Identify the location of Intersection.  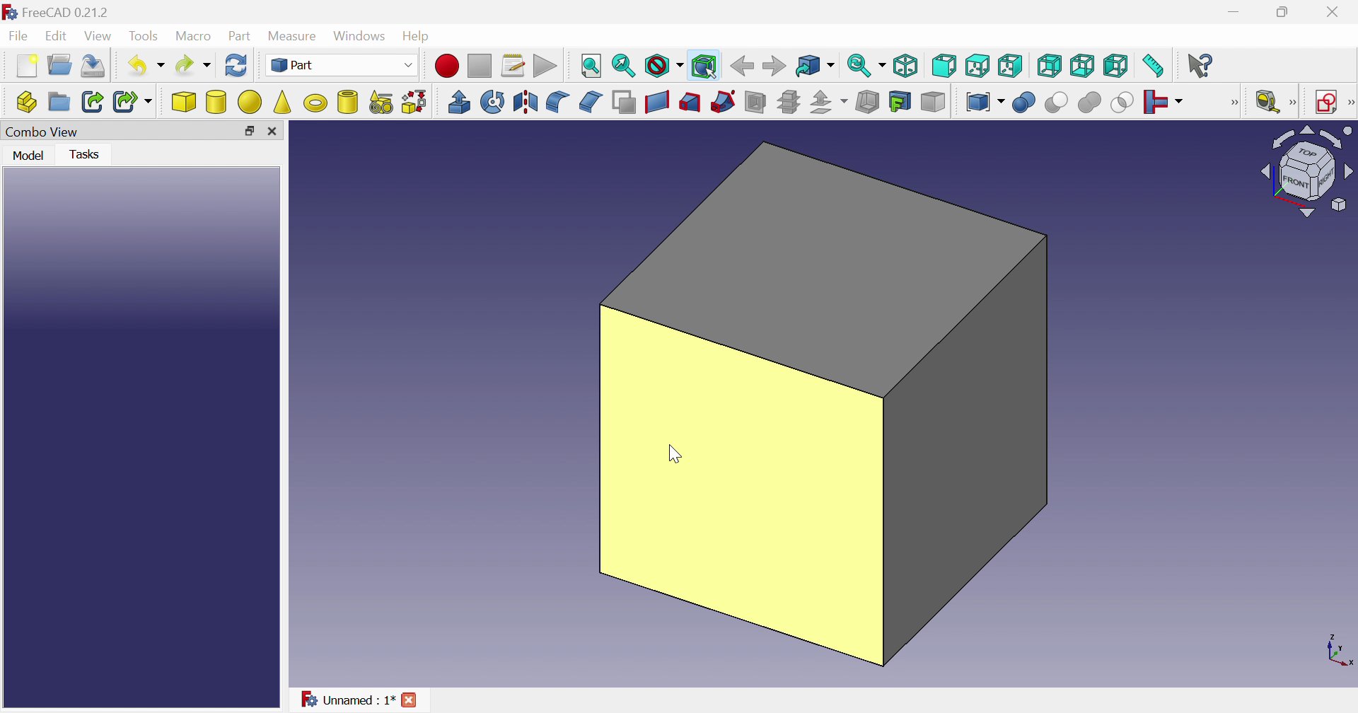
(1123, 102).